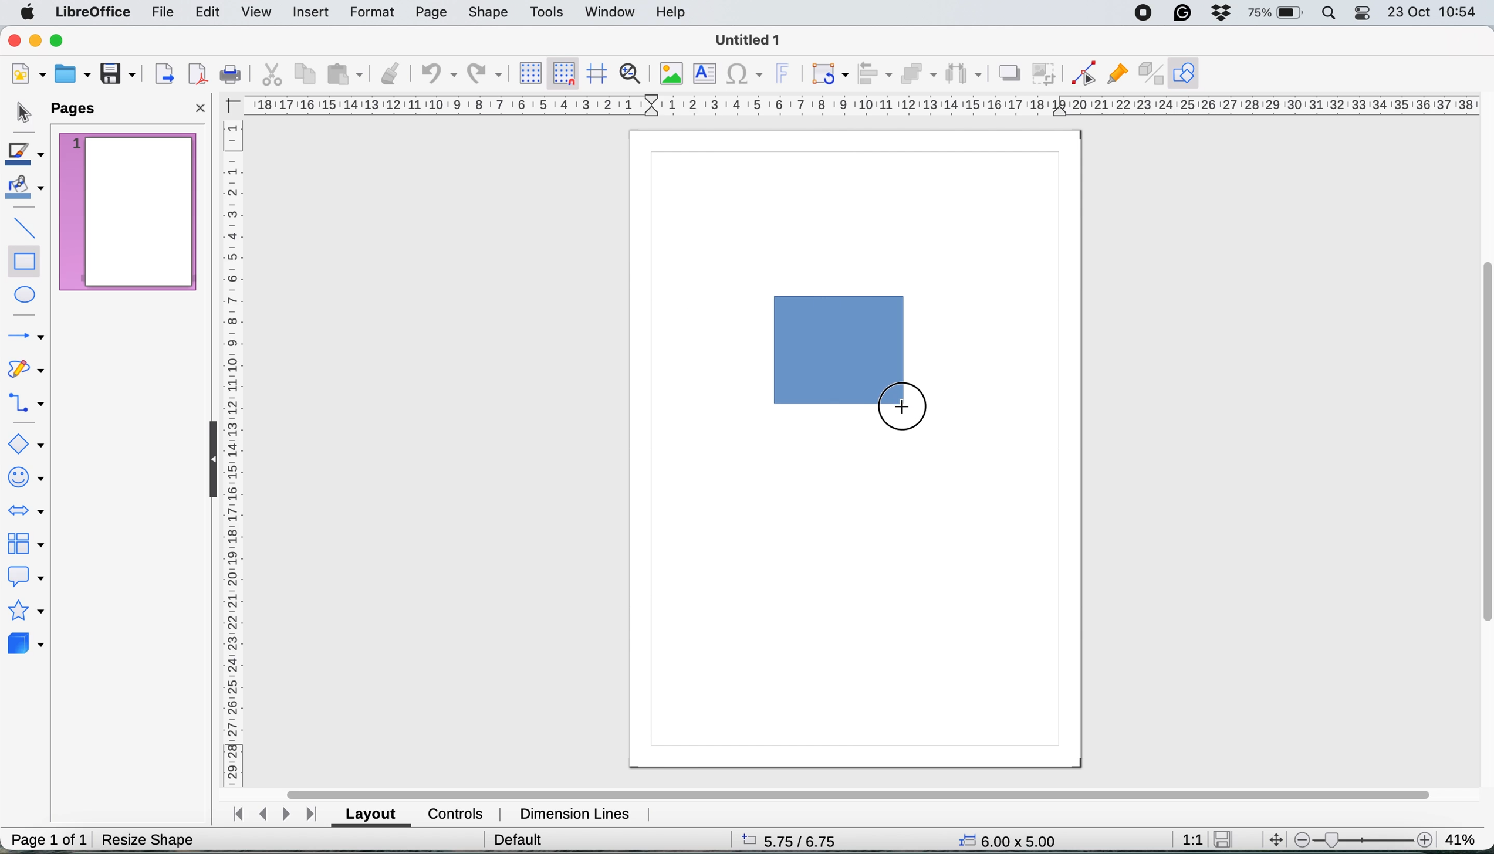 The width and height of the screenshot is (1494, 854). Describe the element at coordinates (28, 155) in the screenshot. I see `line color` at that location.